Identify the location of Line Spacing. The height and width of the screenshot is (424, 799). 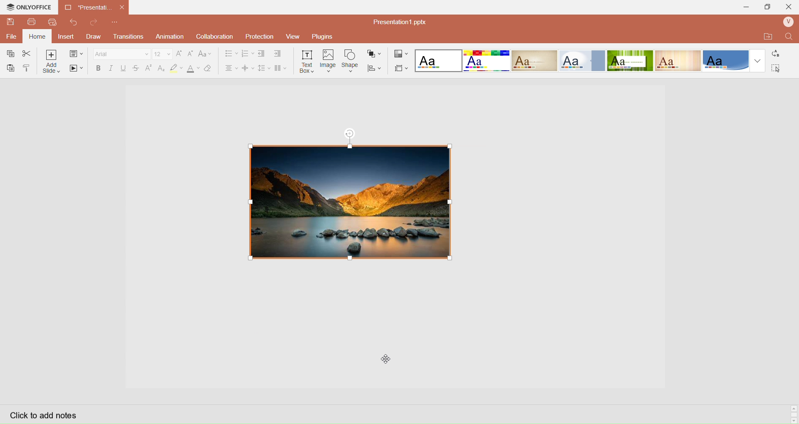
(265, 68).